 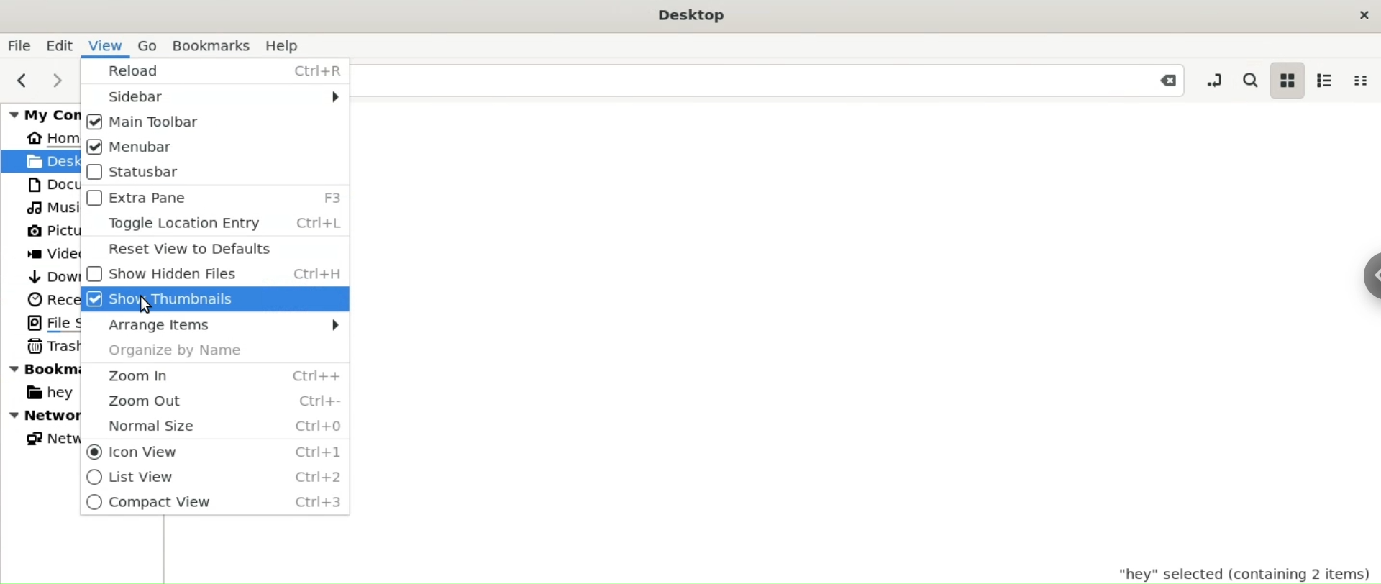 What do you see at coordinates (212, 475) in the screenshot?
I see `List View` at bounding box center [212, 475].